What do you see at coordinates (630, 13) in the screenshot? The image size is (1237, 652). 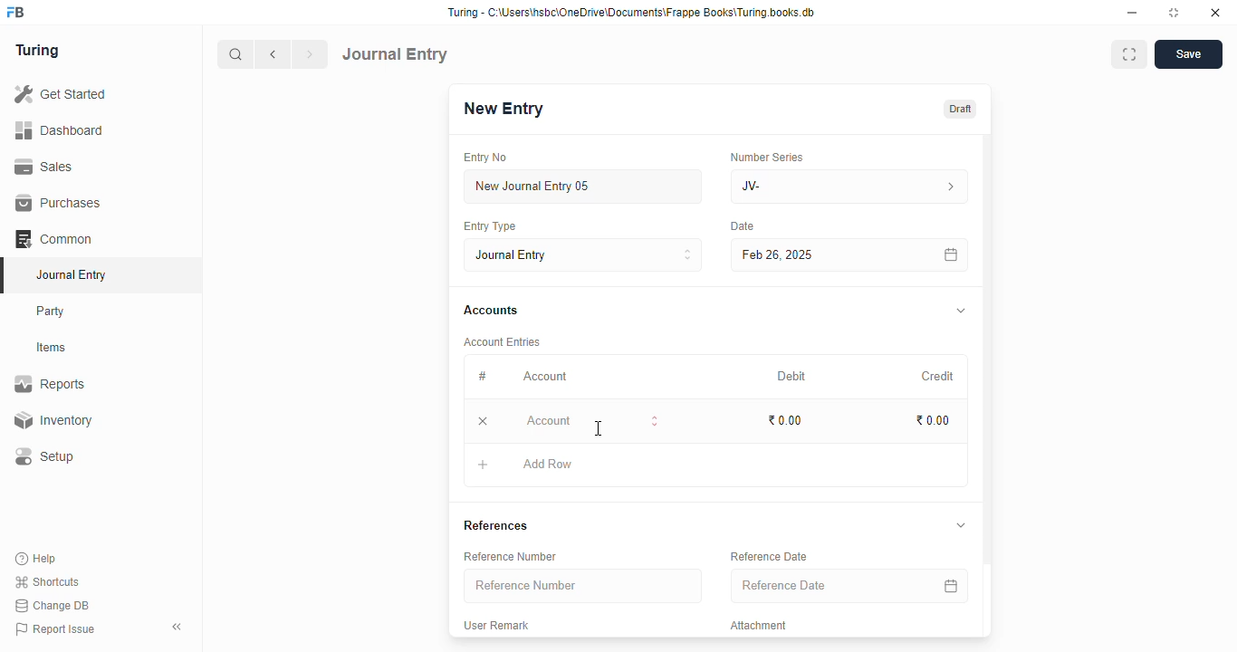 I see `Turing - C:\Users\hsbc\OneDrive\Documents\Frappe Books\Turing books.db` at bounding box center [630, 13].